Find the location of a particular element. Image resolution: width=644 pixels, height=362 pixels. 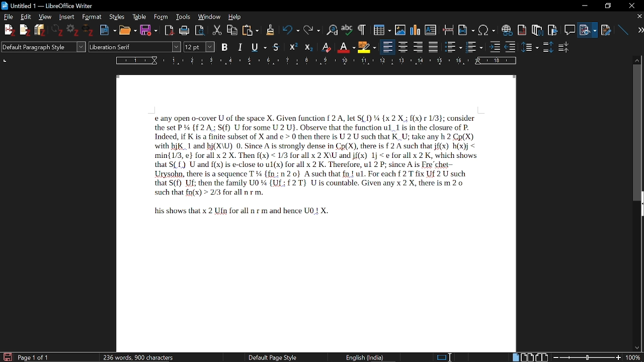

 is located at coordinates (495, 46).